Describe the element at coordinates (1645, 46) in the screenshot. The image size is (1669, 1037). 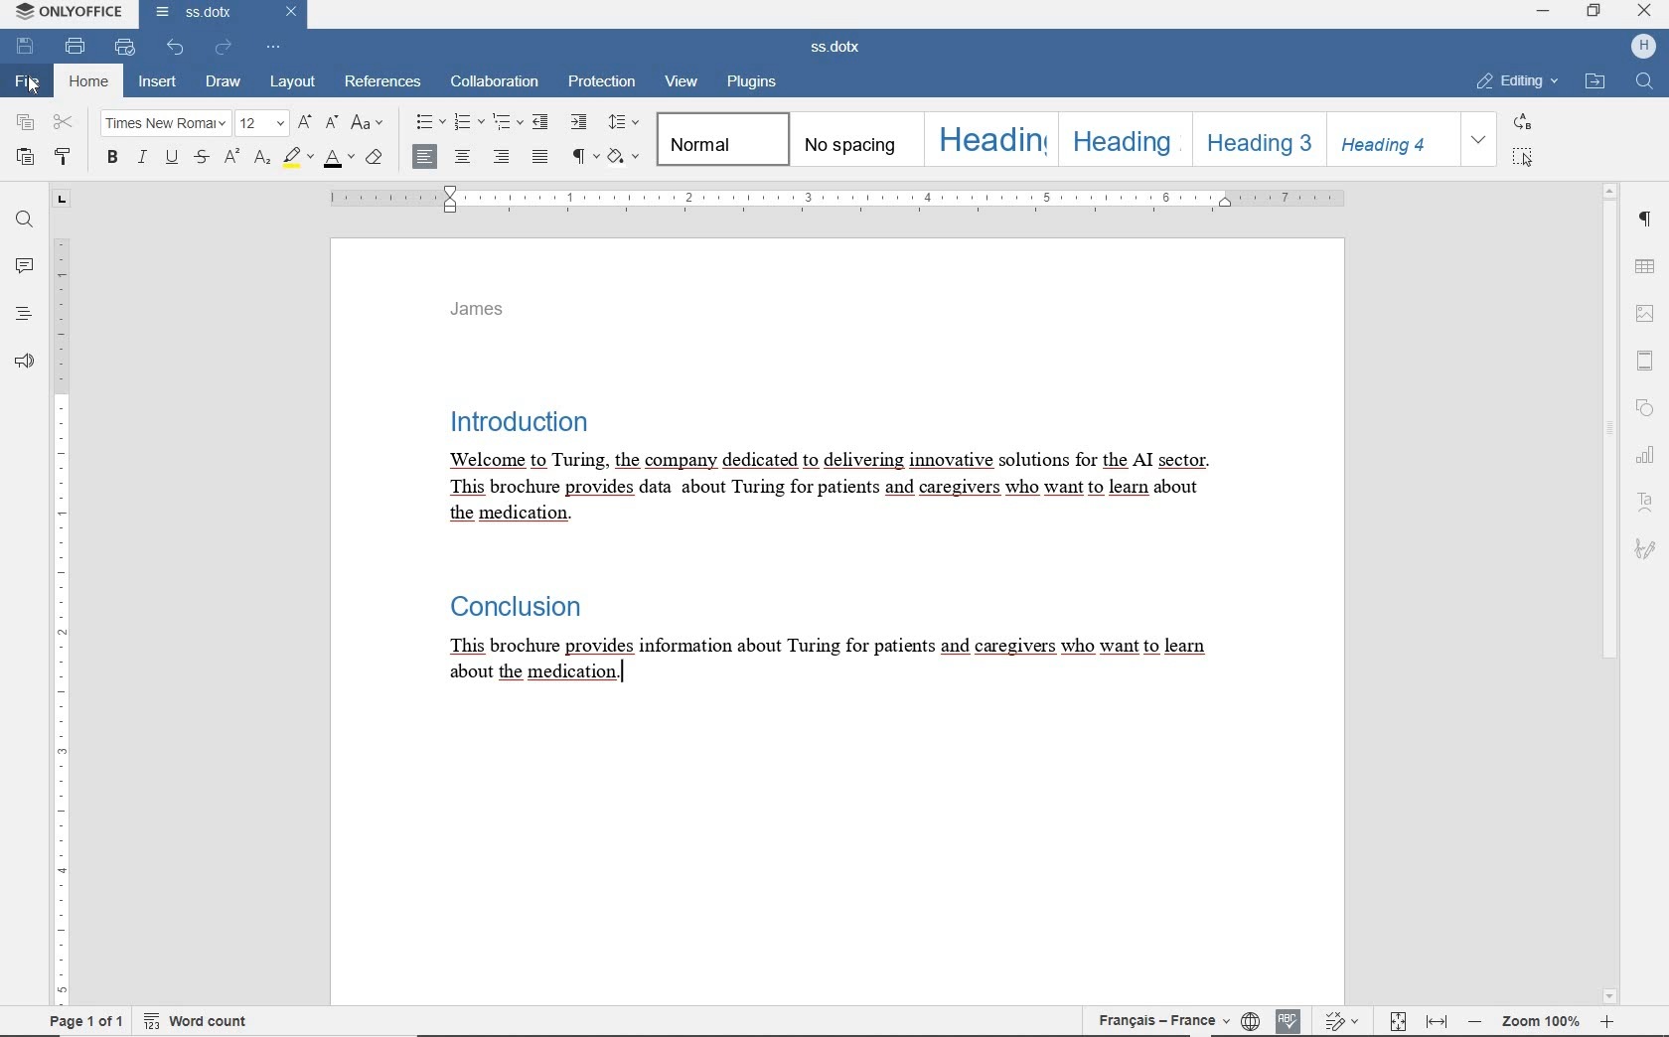
I see `HP` at that location.